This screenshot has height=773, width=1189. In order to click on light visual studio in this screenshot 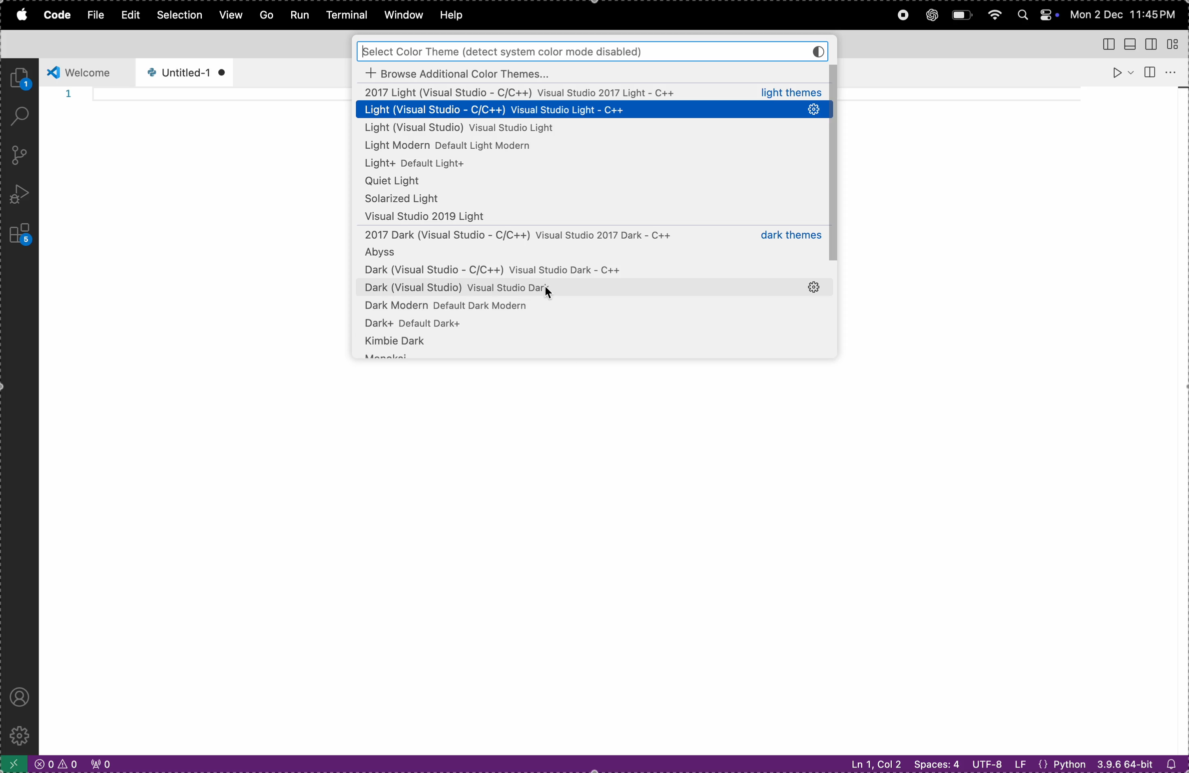, I will do `click(594, 93)`.